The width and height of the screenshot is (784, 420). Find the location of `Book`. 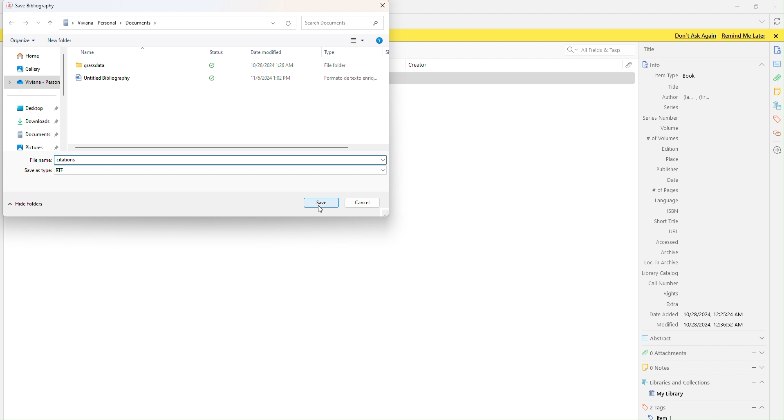

Book is located at coordinates (690, 76).